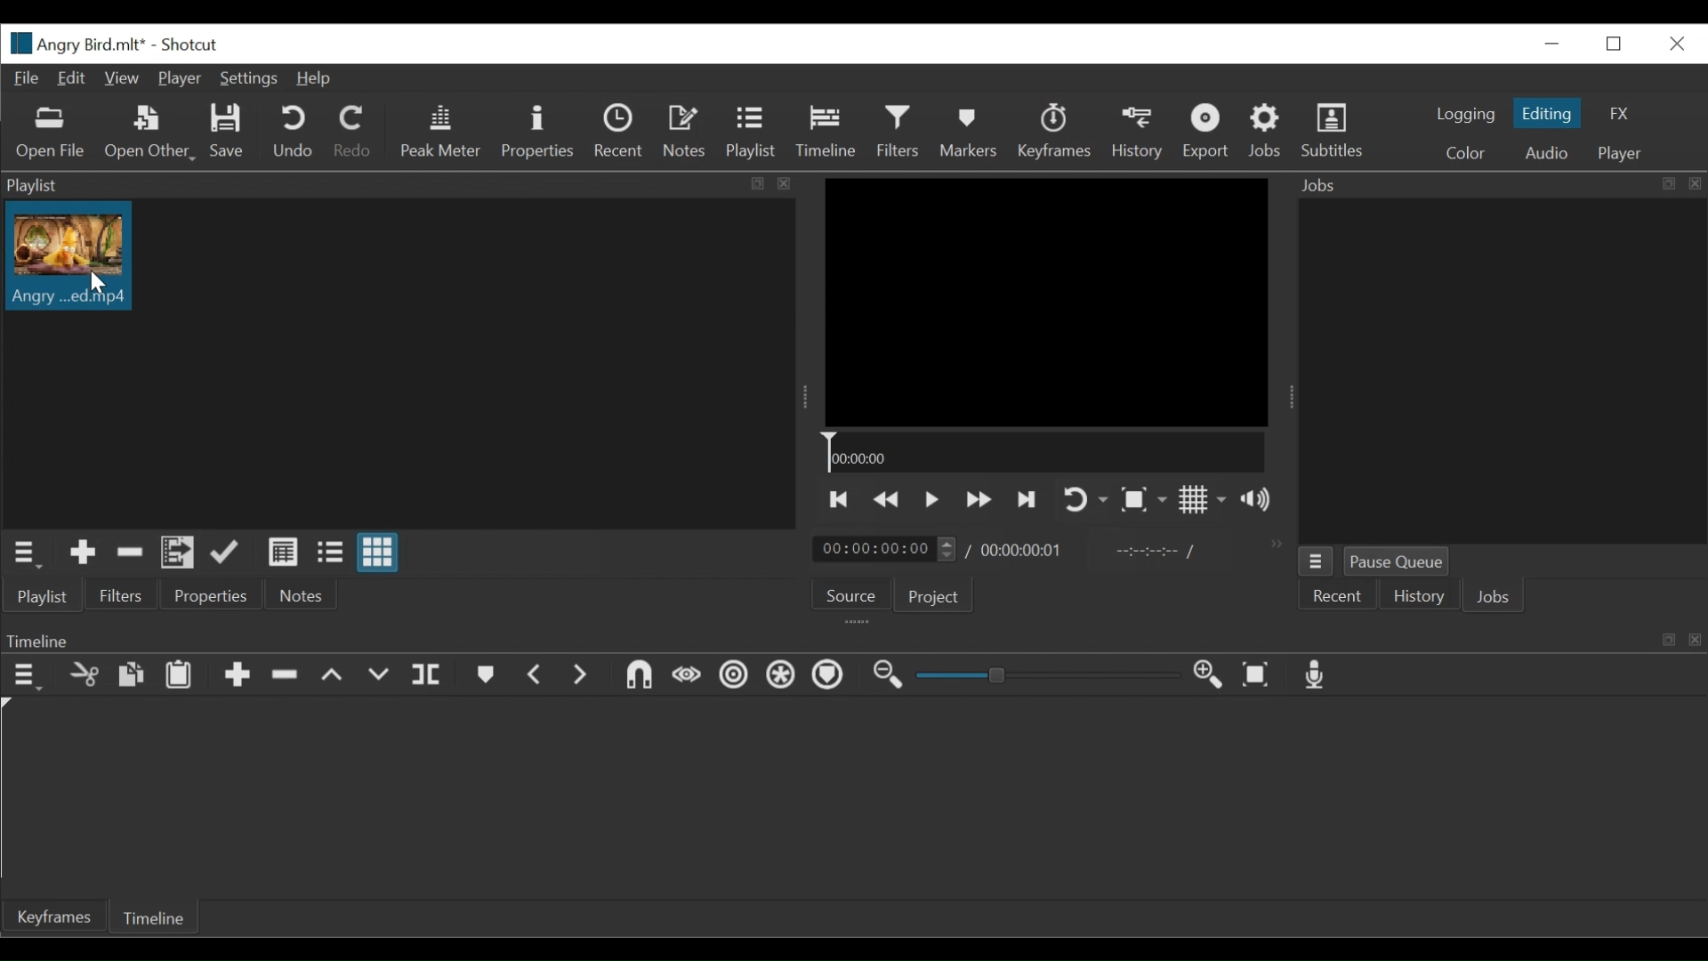 The height and width of the screenshot is (961, 1708). What do you see at coordinates (378, 552) in the screenshot?
I see `View as icons` at bounding box center [378, 552].